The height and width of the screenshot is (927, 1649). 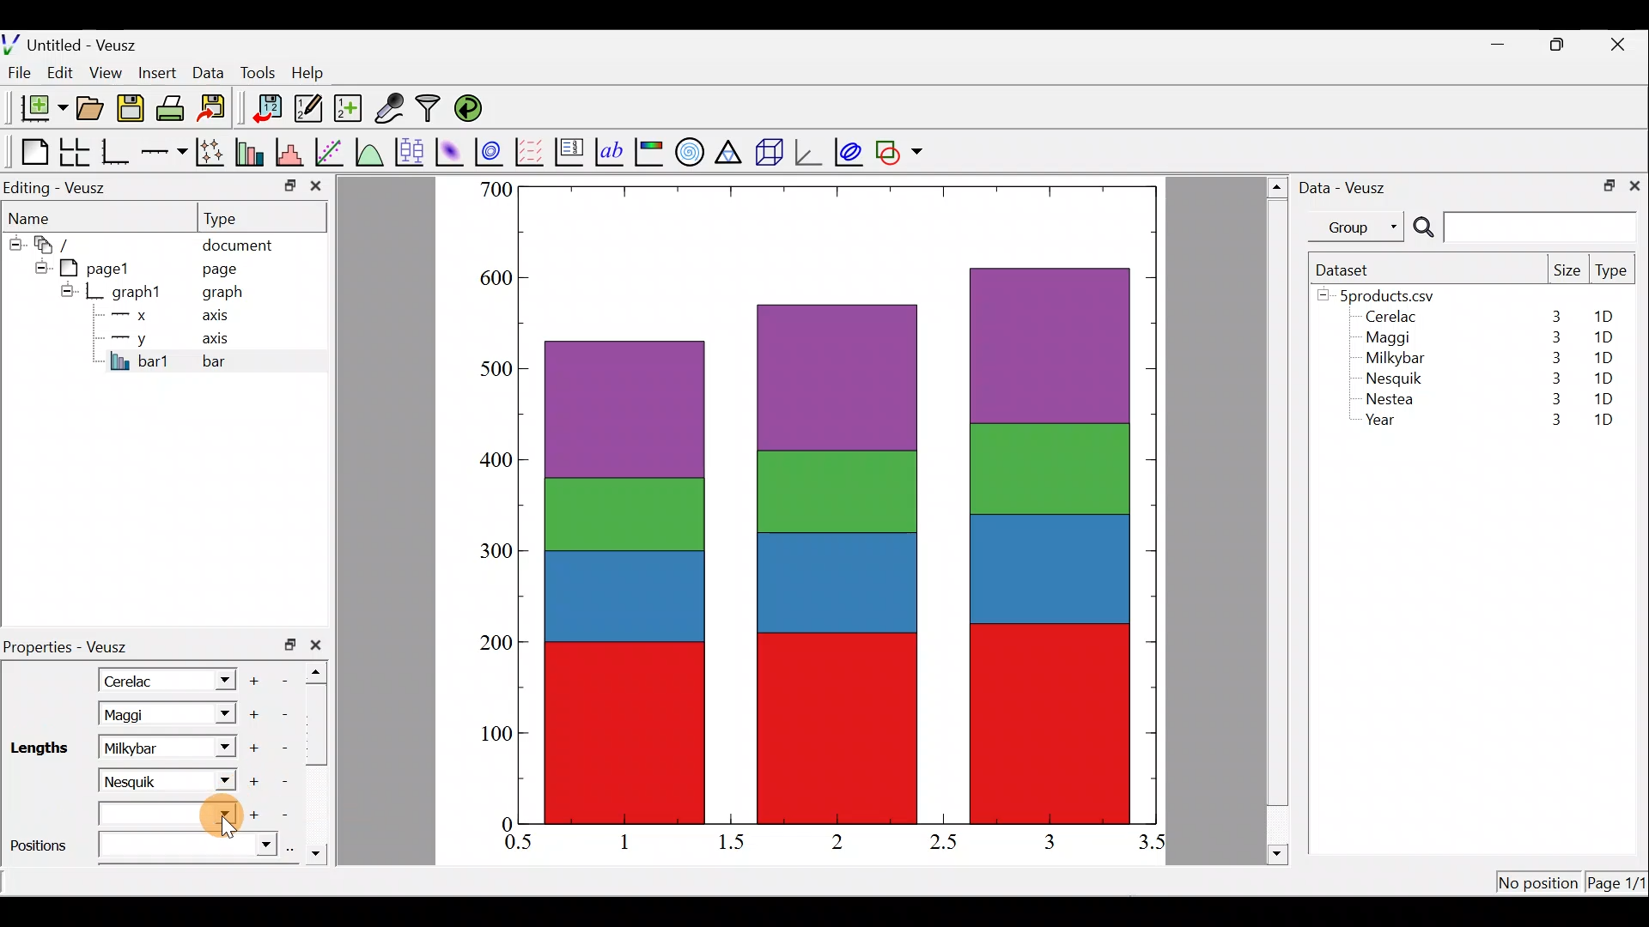 What do you see at coordinates (1384, 424) in the screenshot?
I see `Year` at bounding box center [1384, 424].